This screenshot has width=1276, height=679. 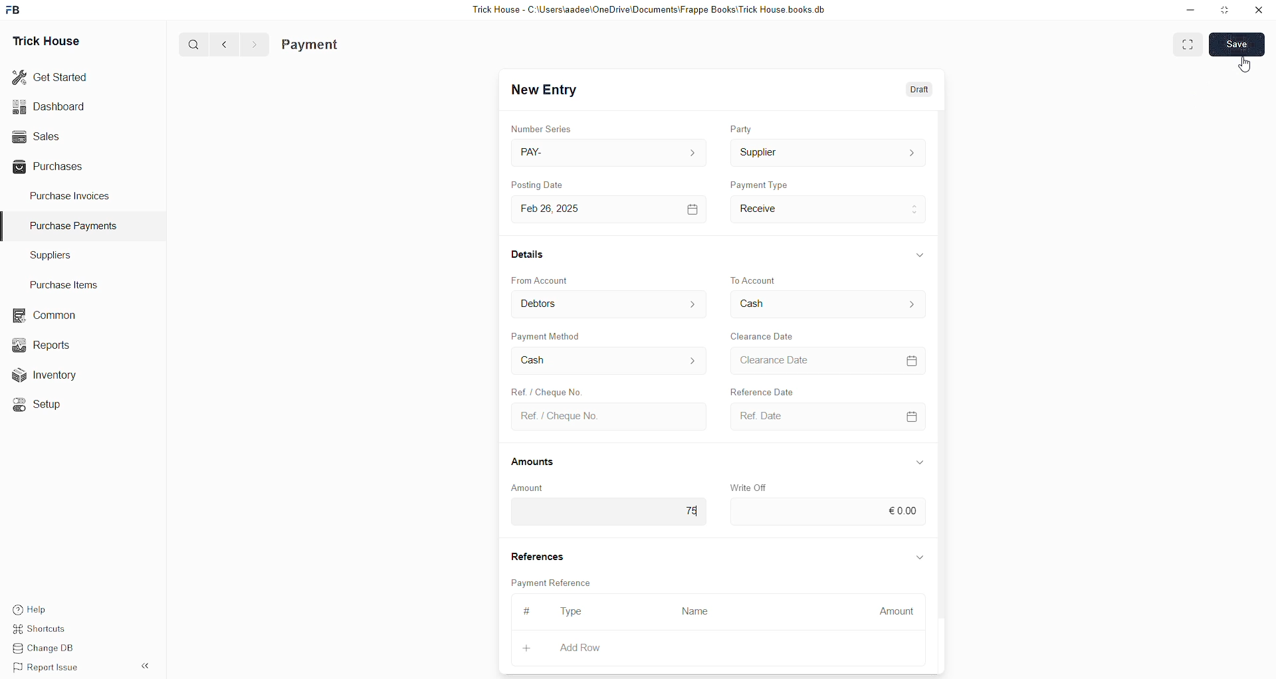 What do you see at coordinates (38, 136) in the screenshot?
I see `Sales` at bounding box center [38, 136].